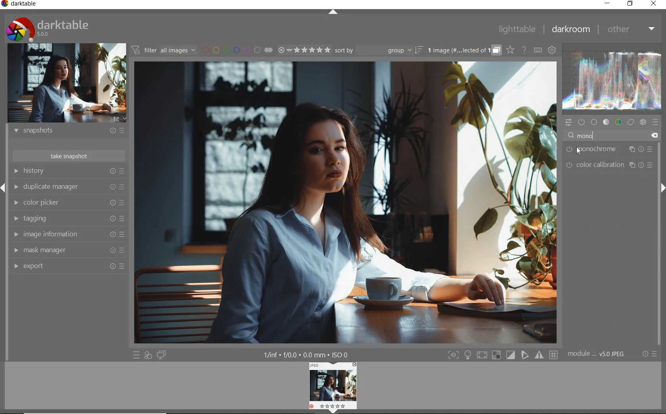 This screenshot has width=666, height=414. What do you see at coordinates (653, 4) in the screenshot?
I see `close` at bounding box center [653, 4].